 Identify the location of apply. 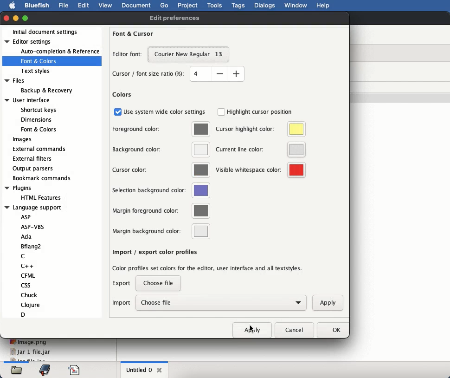
(252, 328).